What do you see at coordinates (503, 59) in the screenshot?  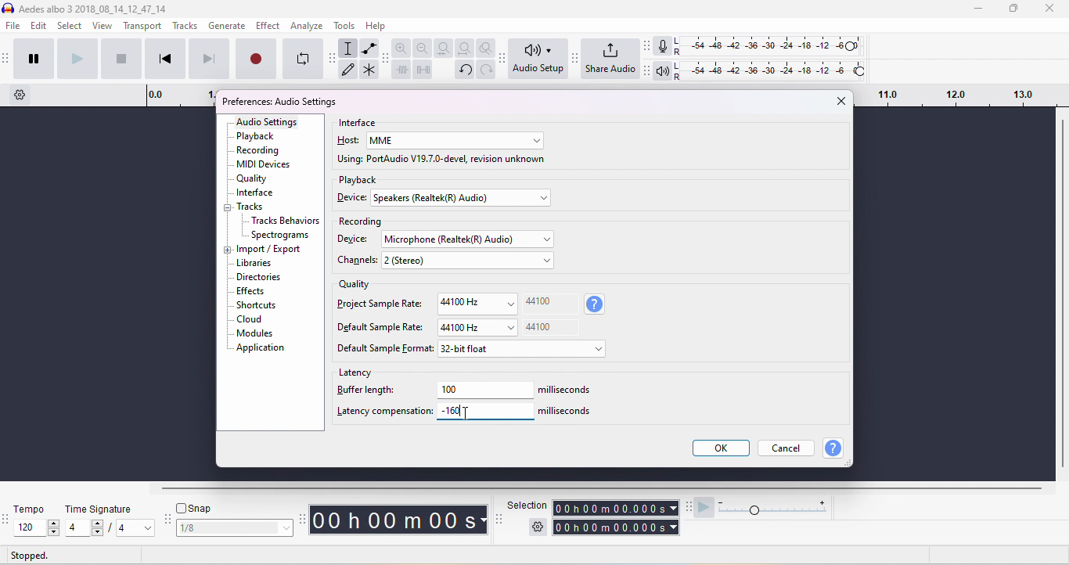 I see `Audacity audio setup toolbar` at bounding box center [503, 59].